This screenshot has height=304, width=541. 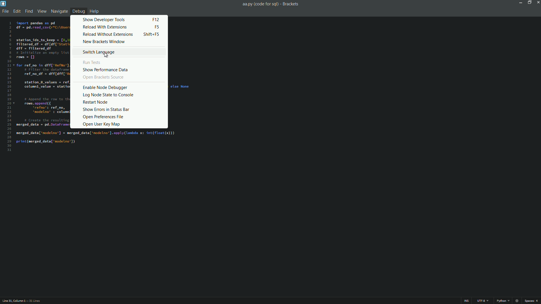 I want to click on keyboard shortcut, so click(x=156, y=20).